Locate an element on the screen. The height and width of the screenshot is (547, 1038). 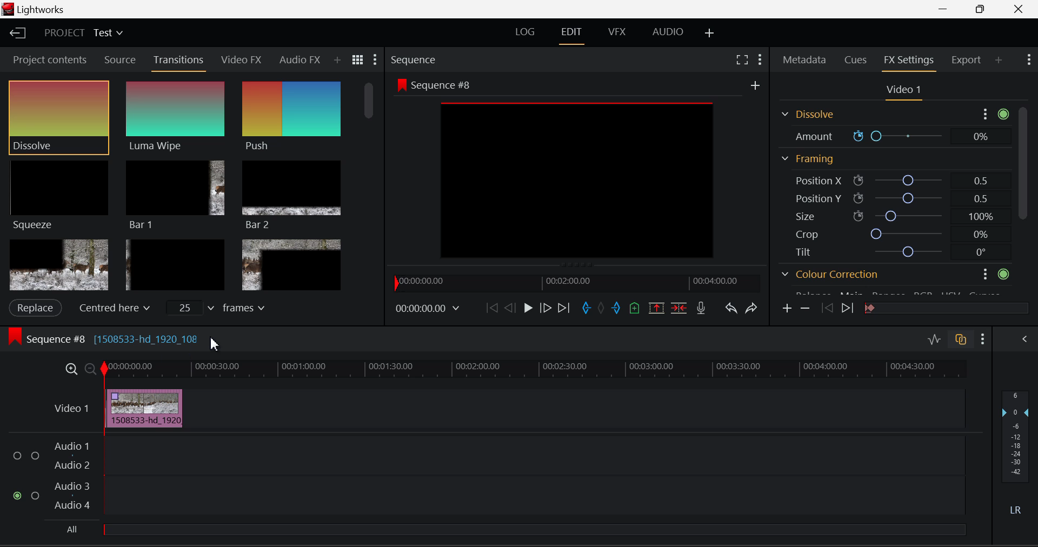
Centered here is located at coordinates (114, 307).